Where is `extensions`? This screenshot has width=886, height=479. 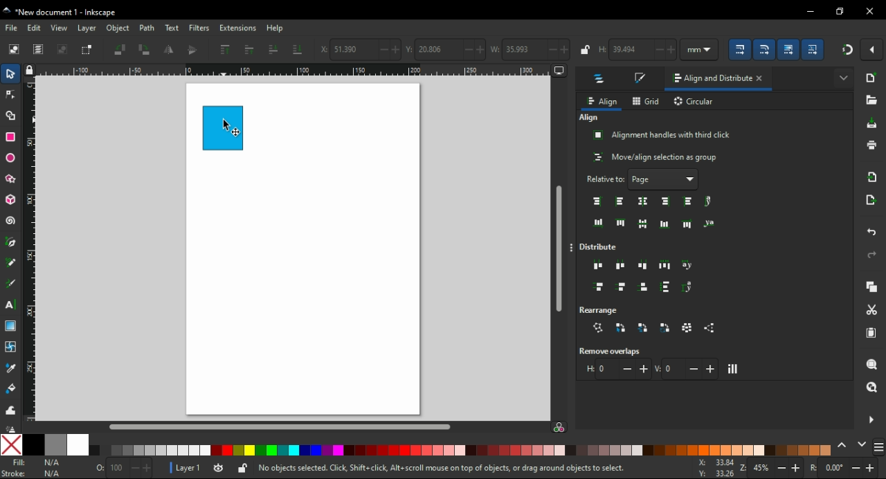
extensions is located at coordinates (238, 28).